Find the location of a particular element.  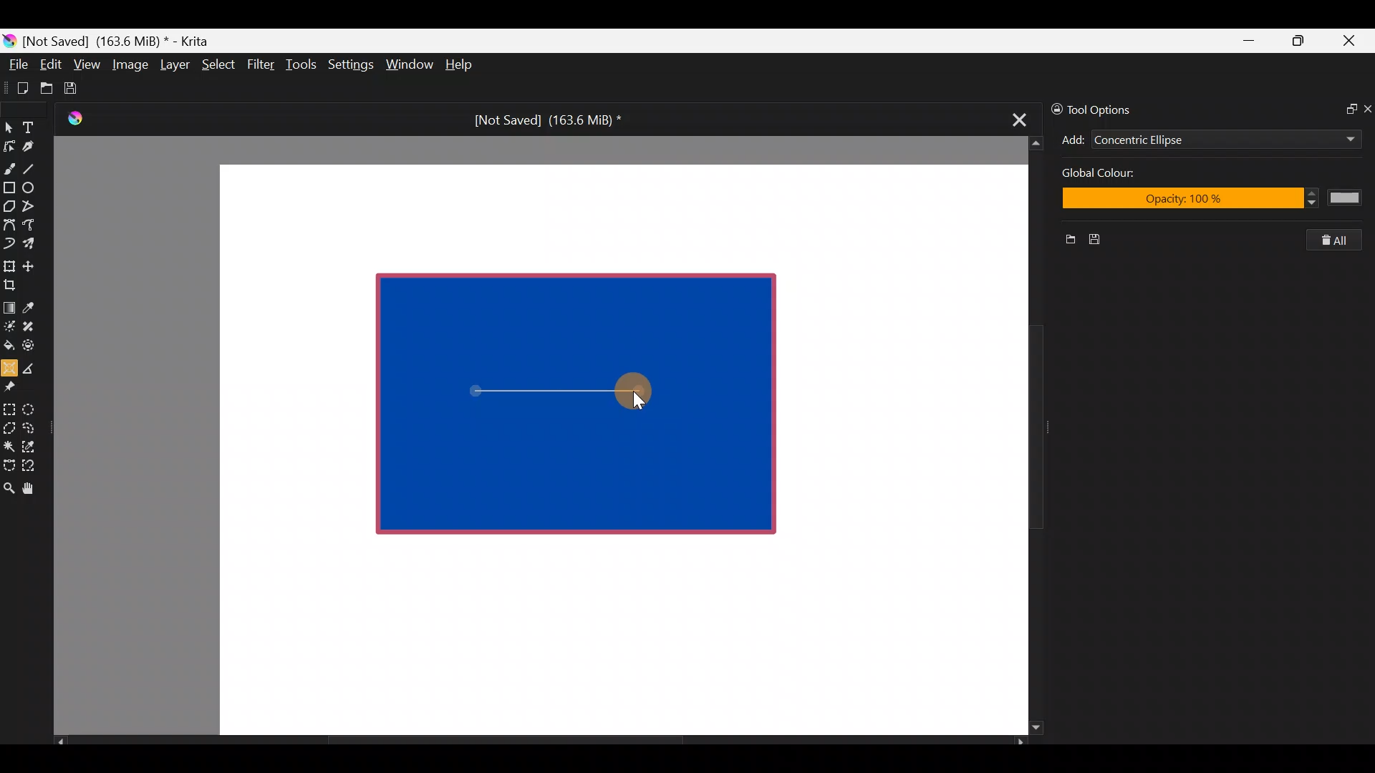

Edit shapes tool is located at coordinates (9, 145).